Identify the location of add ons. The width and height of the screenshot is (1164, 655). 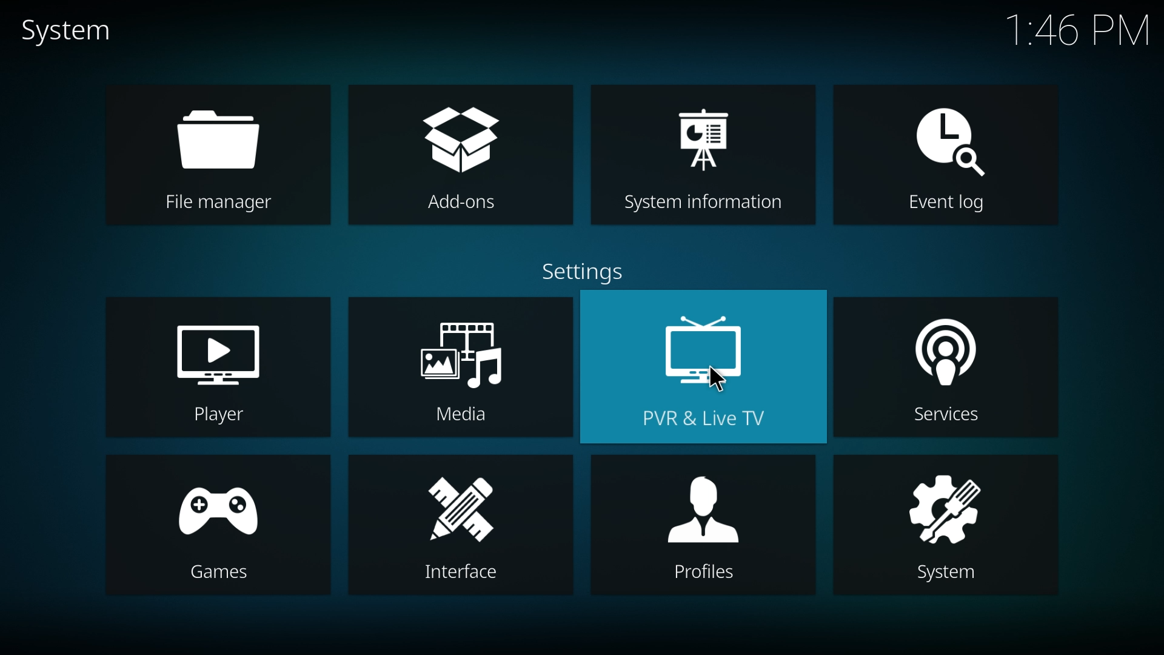
(458, 155).